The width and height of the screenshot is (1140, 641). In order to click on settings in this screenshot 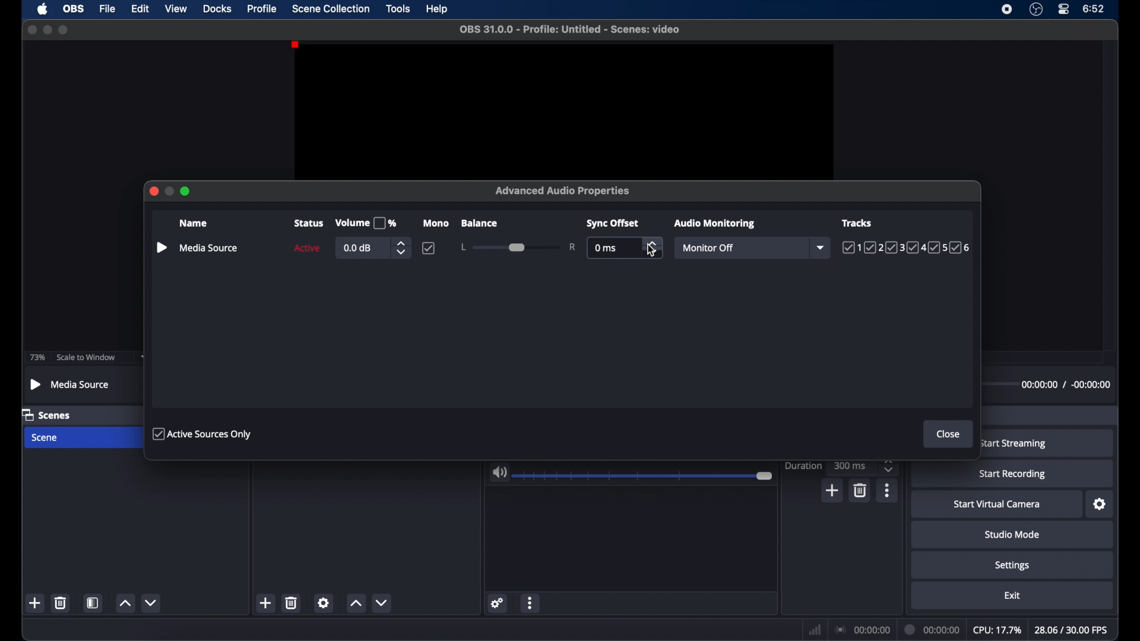, I will do `click(1100, 504)`.